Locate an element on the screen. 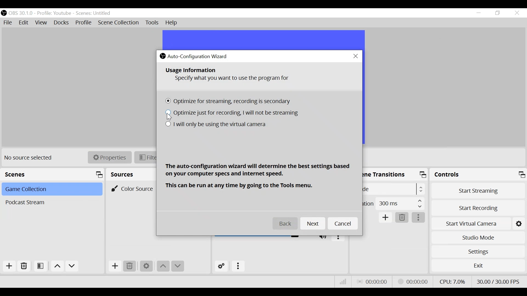  Add  is located at coordinates (115, 267).